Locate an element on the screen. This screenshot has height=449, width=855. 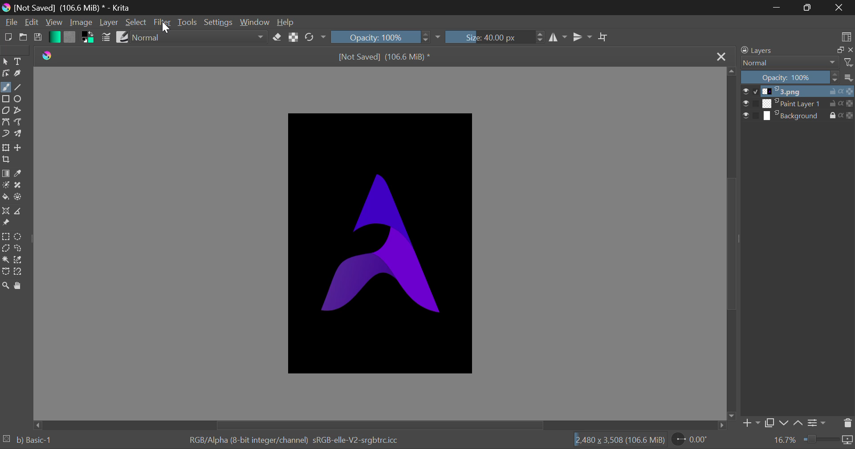
Rectangle Selection is located at coordinates (5, 237).